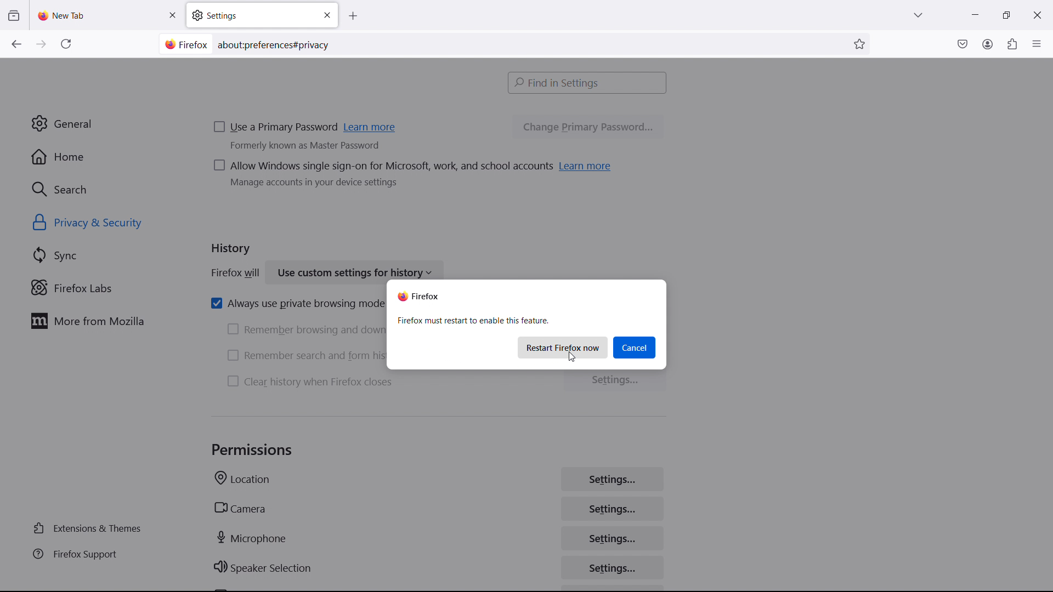 Image resolution: width=1053 pixels, height=592 pixels. What do you see at coordinates (1037, 13) in the screenshot?
I see `close` at bounding box center [1037, 13].